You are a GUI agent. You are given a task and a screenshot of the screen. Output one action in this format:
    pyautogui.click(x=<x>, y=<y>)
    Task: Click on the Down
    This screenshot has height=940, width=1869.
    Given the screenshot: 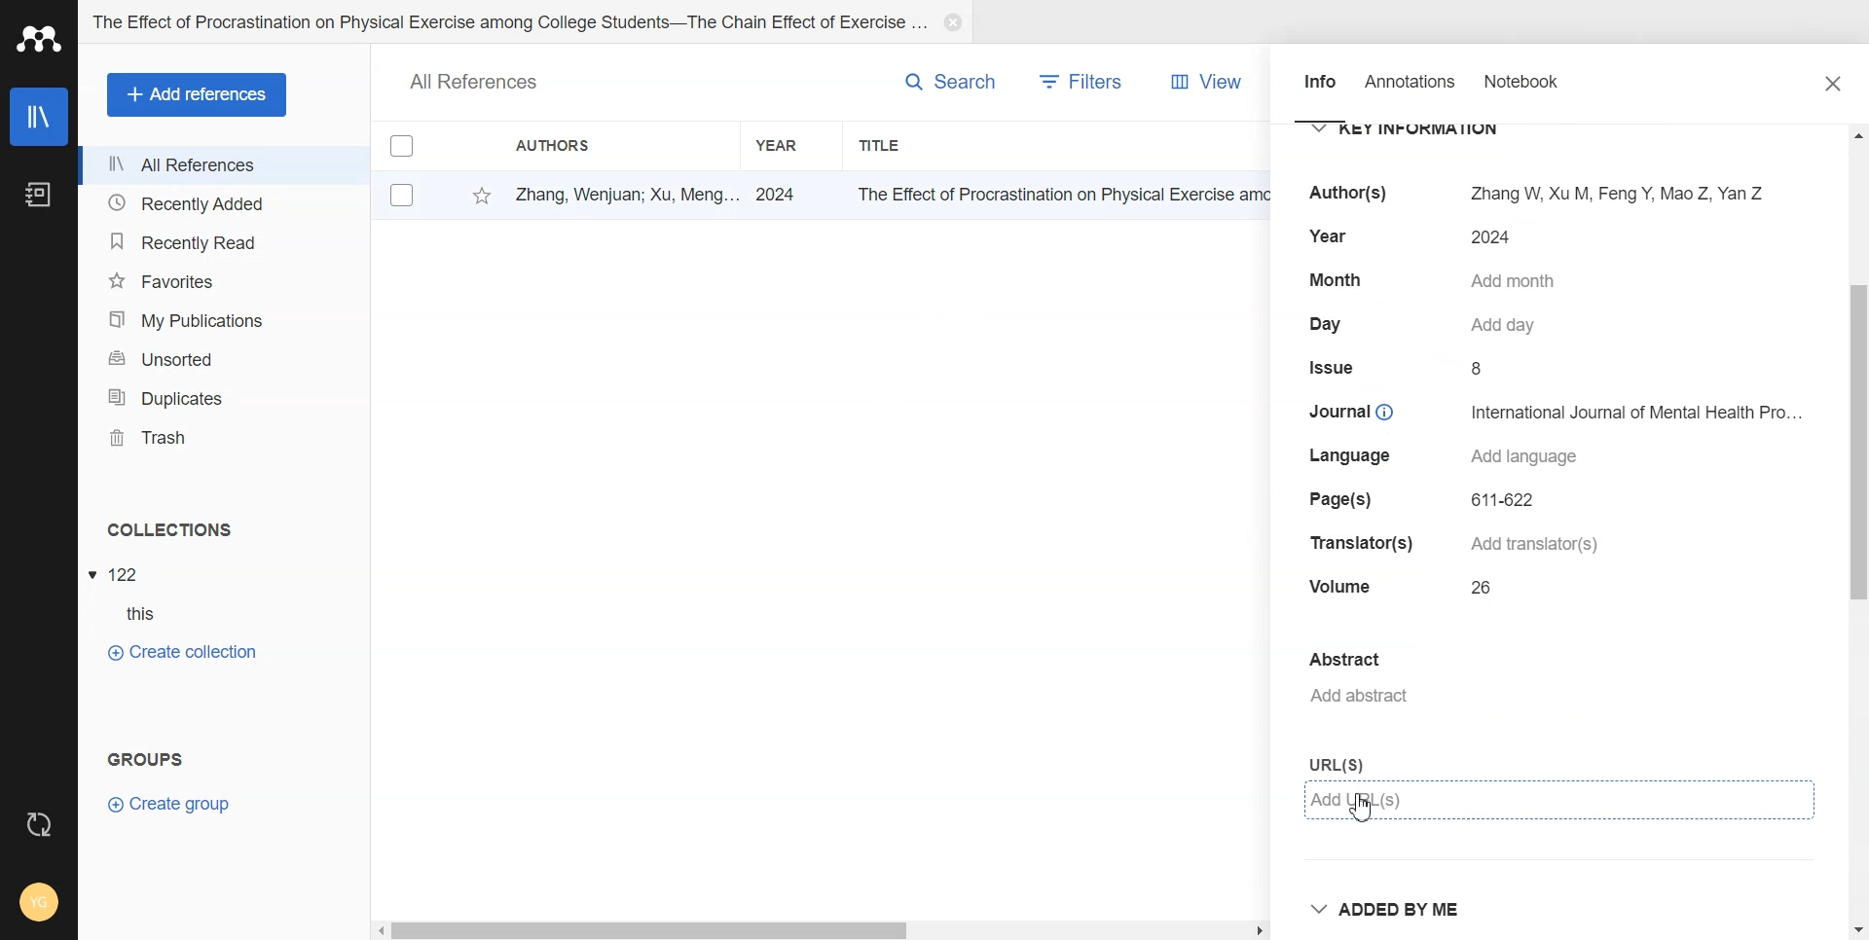 What is the action you would take?
    pyautogui.click(x=1855, y=923)
    